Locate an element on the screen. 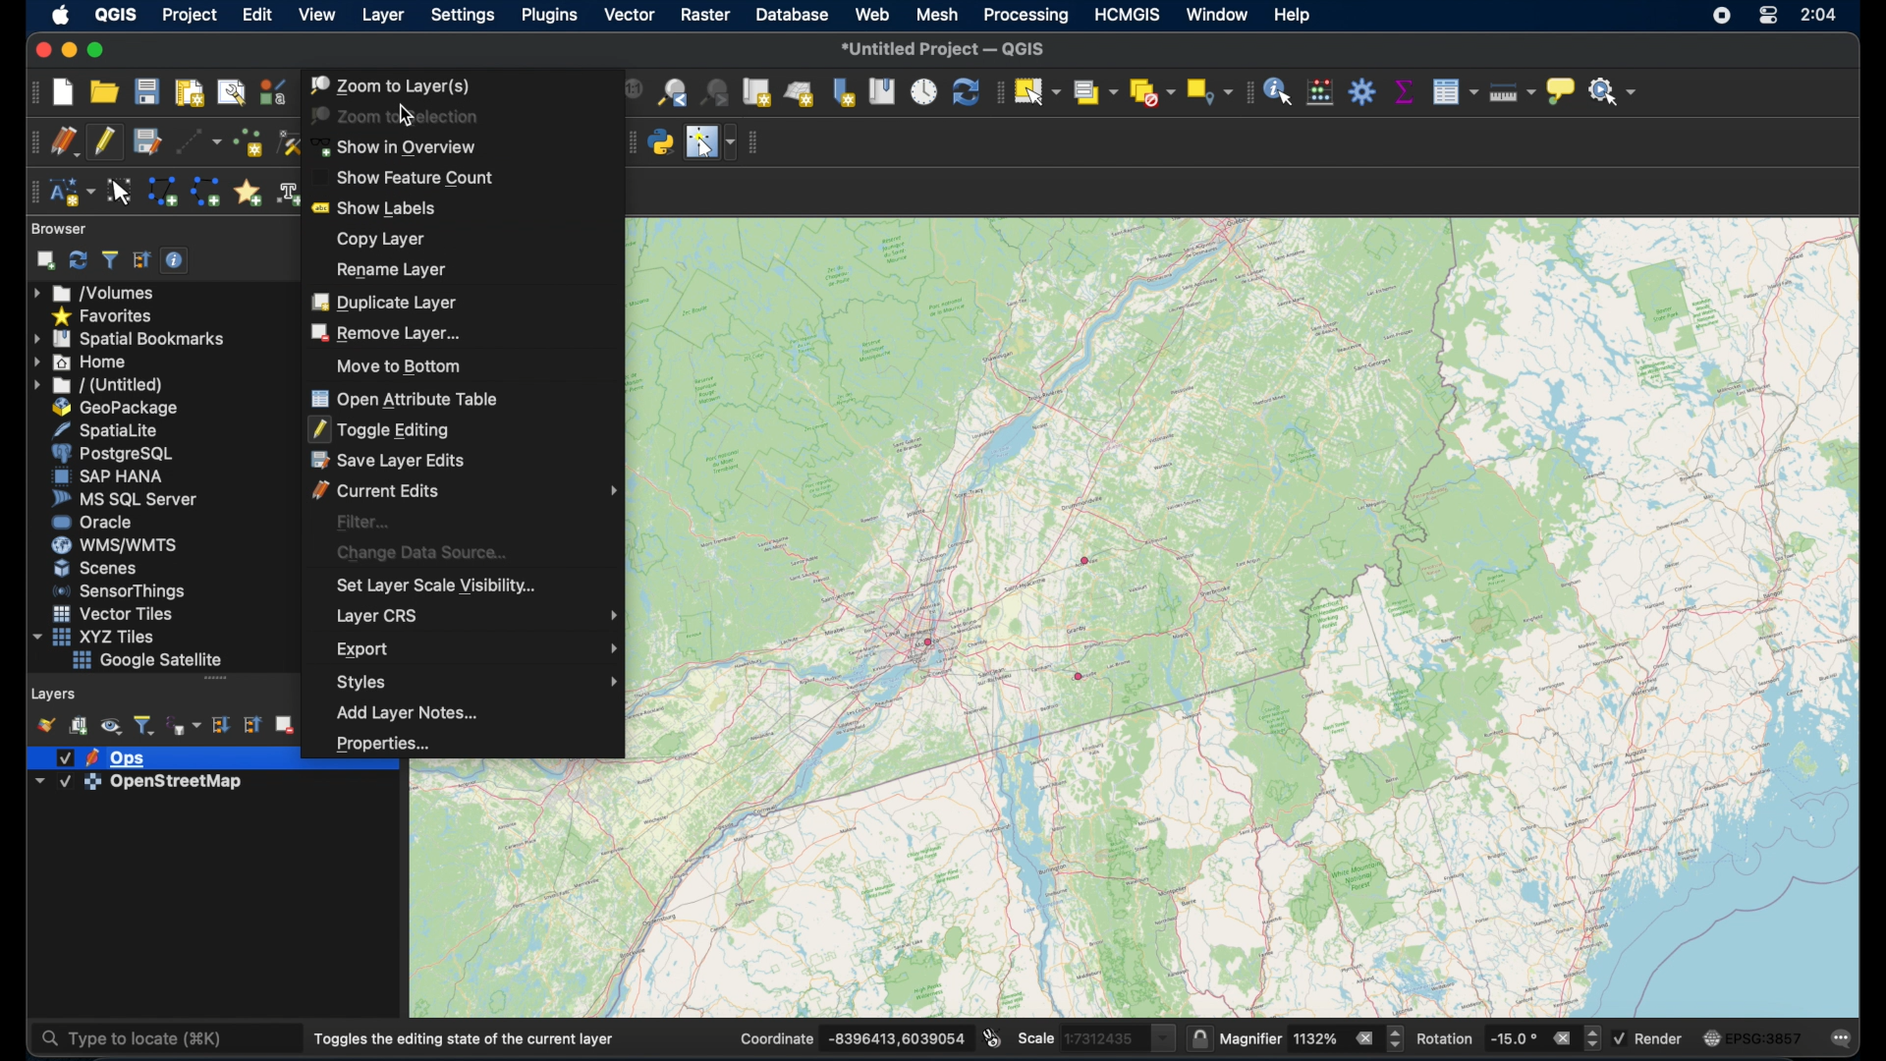 The height and width of the screenshot is (1061, 1886). type to locate is located at coordinates (138, 1037).